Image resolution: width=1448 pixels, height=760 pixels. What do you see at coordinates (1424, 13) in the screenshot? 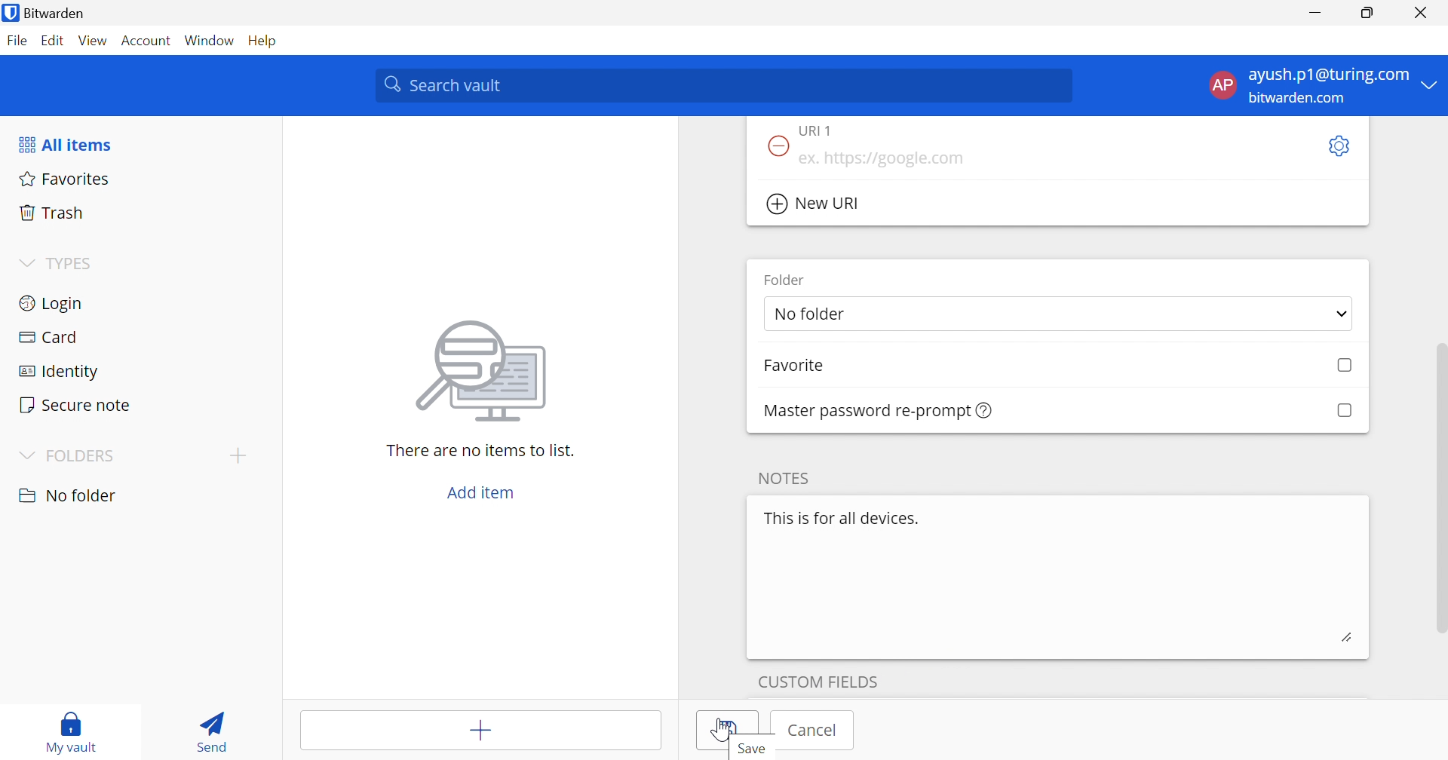
I see `Close` at bounding box center [1424, 13].